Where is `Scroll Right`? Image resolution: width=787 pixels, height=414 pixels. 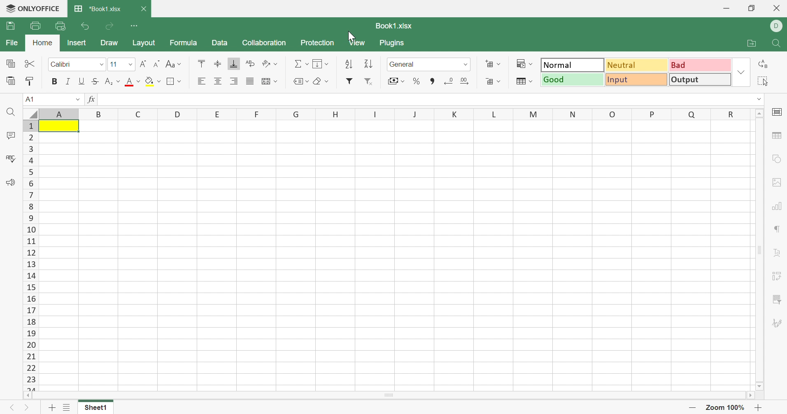 Scroll Right is located at coordinates (749, 395).